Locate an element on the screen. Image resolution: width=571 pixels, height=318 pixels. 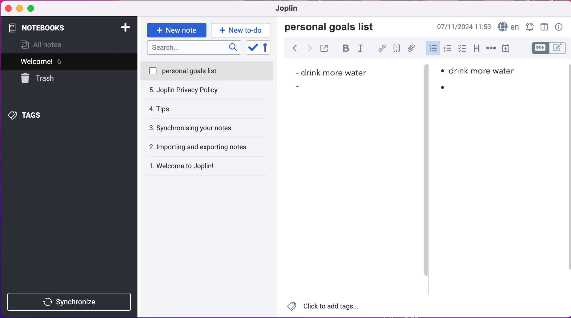
all notes is located at coordinates (45, 45).